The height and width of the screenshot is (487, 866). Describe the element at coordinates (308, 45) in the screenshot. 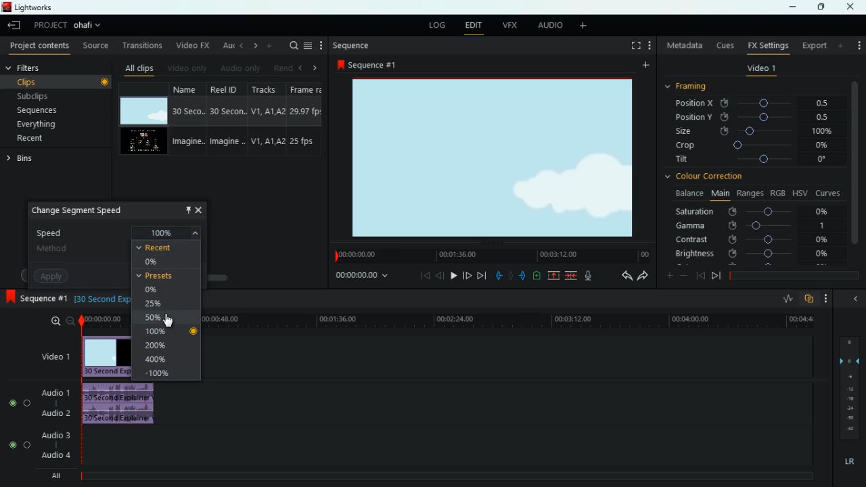

I see `menu` at that location.